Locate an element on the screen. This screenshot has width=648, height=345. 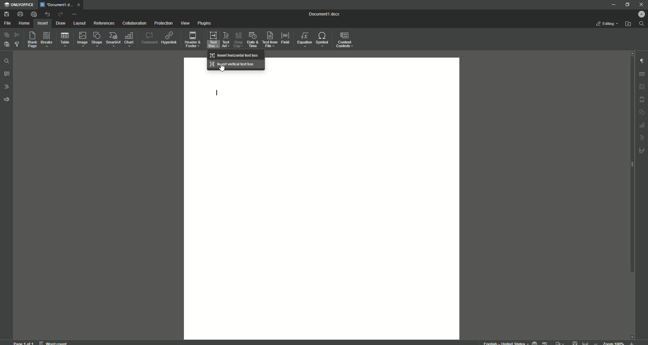
Feedback is located at coordinates (7, 100).